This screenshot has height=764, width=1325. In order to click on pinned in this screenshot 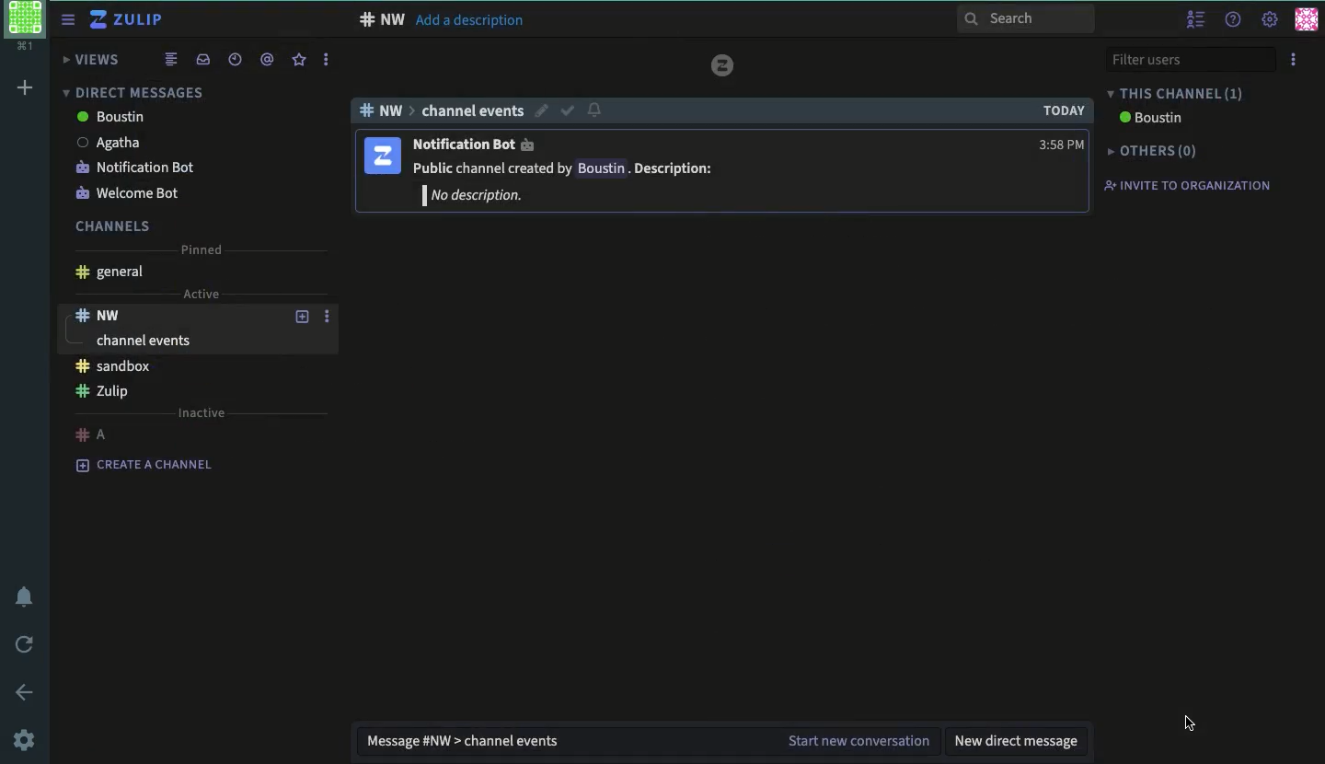, I will do `click(202, 251)`.